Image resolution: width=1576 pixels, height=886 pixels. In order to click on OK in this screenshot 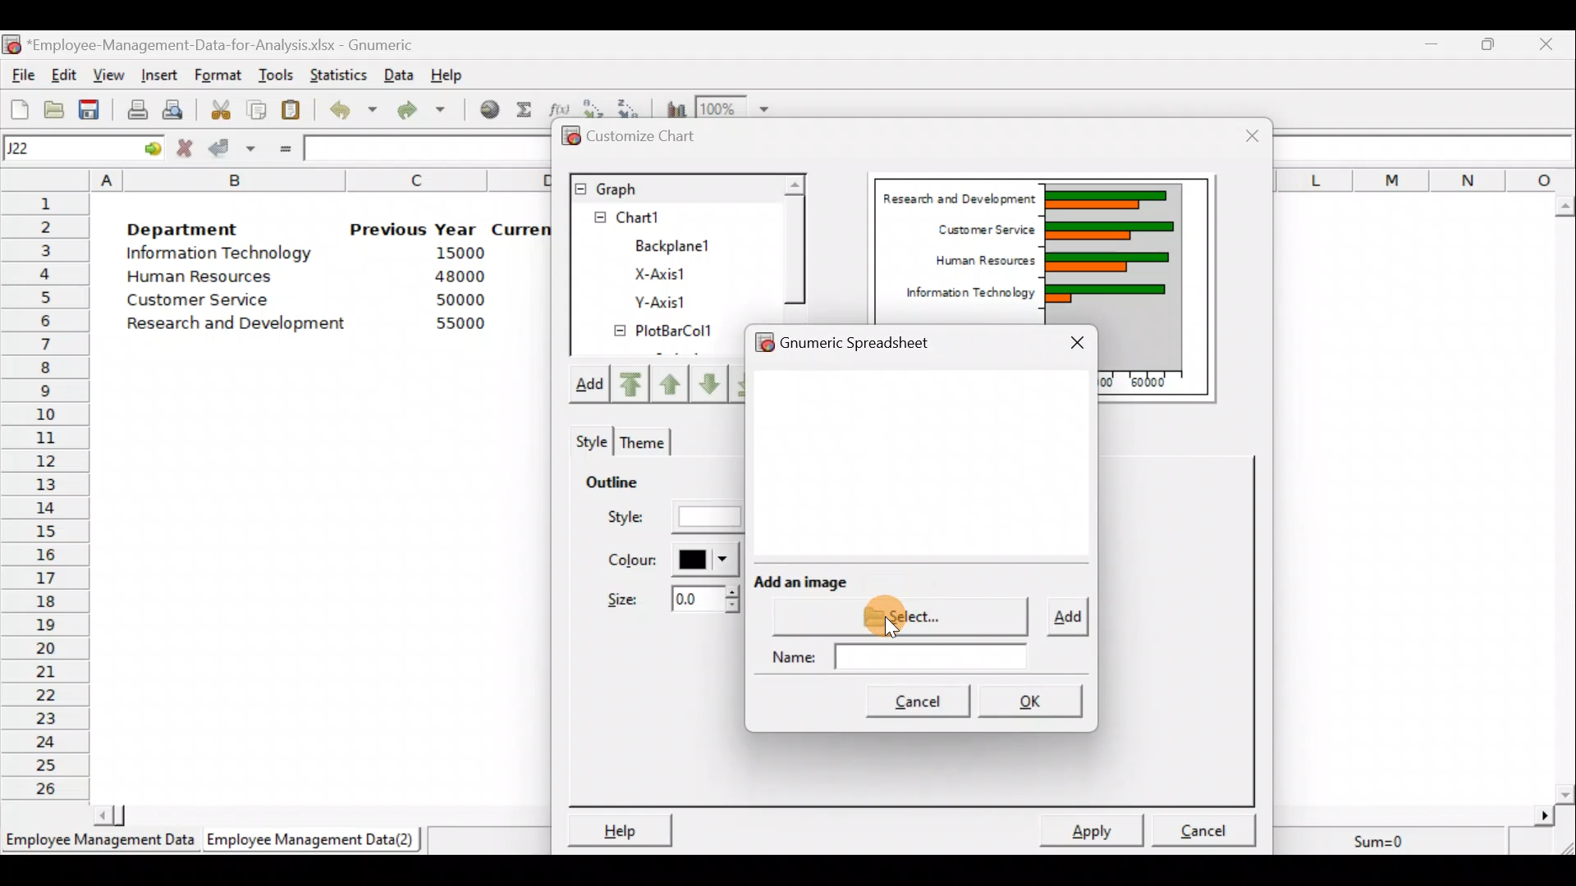, I will do `click(1031, 696)`.